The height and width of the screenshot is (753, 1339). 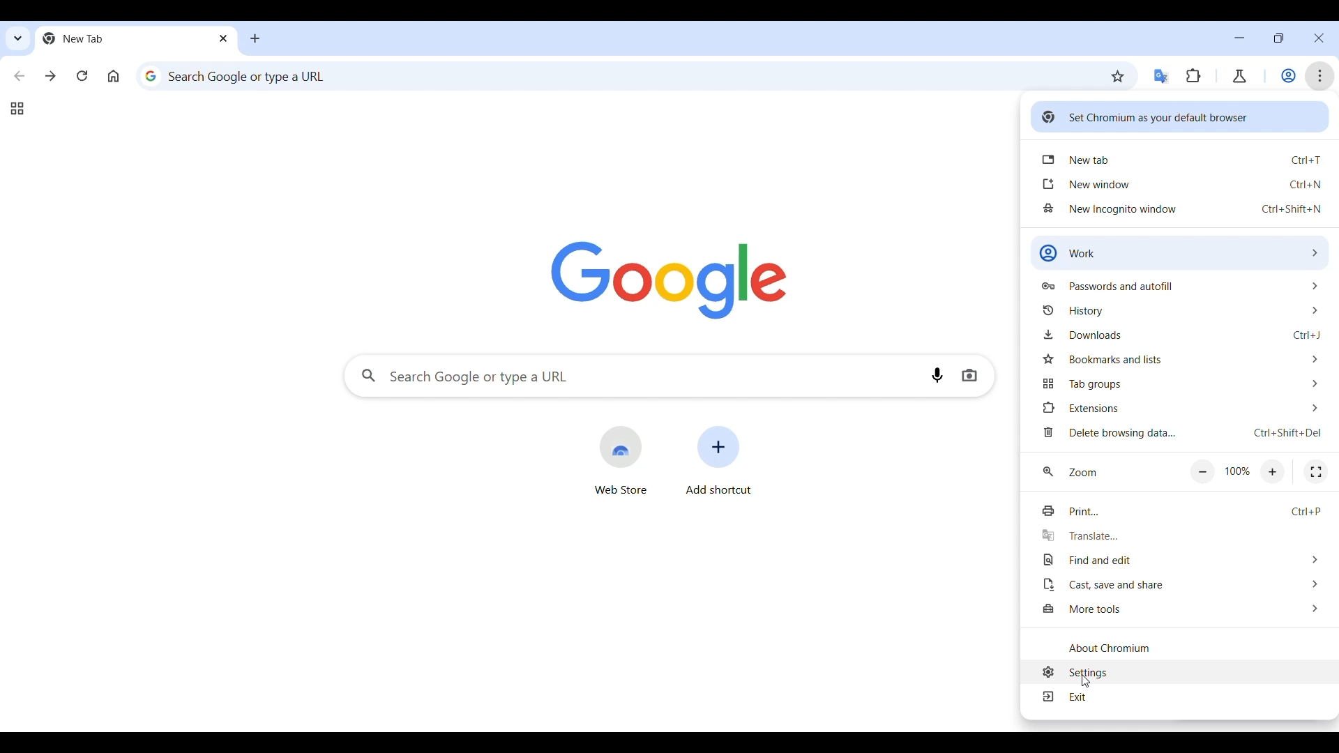 What do you see at coordinates (619, 76) in the screenshot?
I see `Search web or enter web link` at bounding box center [619, 76].